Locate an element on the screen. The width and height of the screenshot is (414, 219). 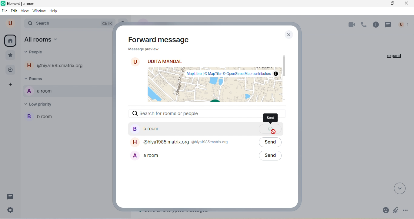
b room is located at coordinates (41, 116).